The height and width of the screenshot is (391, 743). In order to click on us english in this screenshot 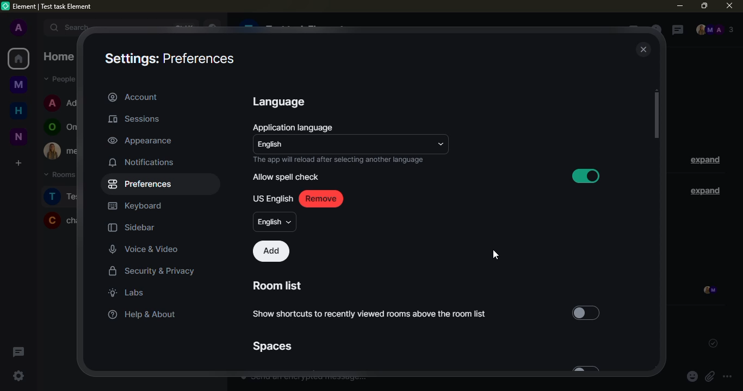, I will do `click(273, 199)`.